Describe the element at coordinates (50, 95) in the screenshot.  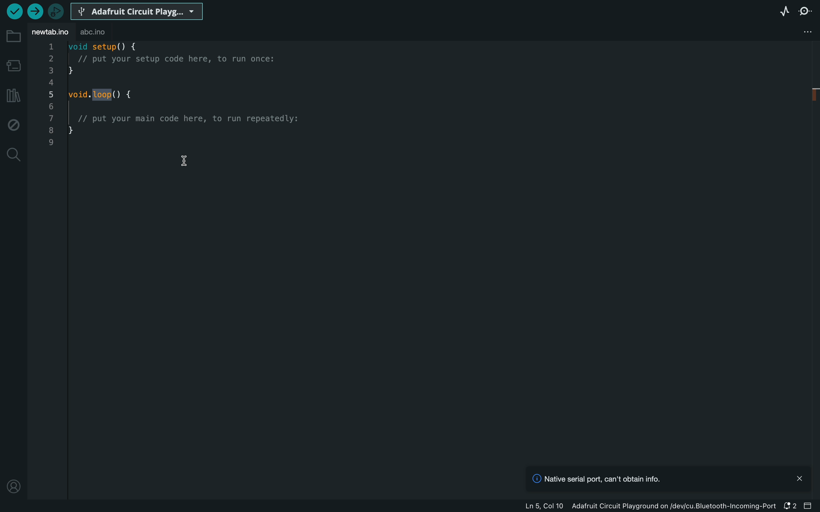
I see `line numbers` at that location.